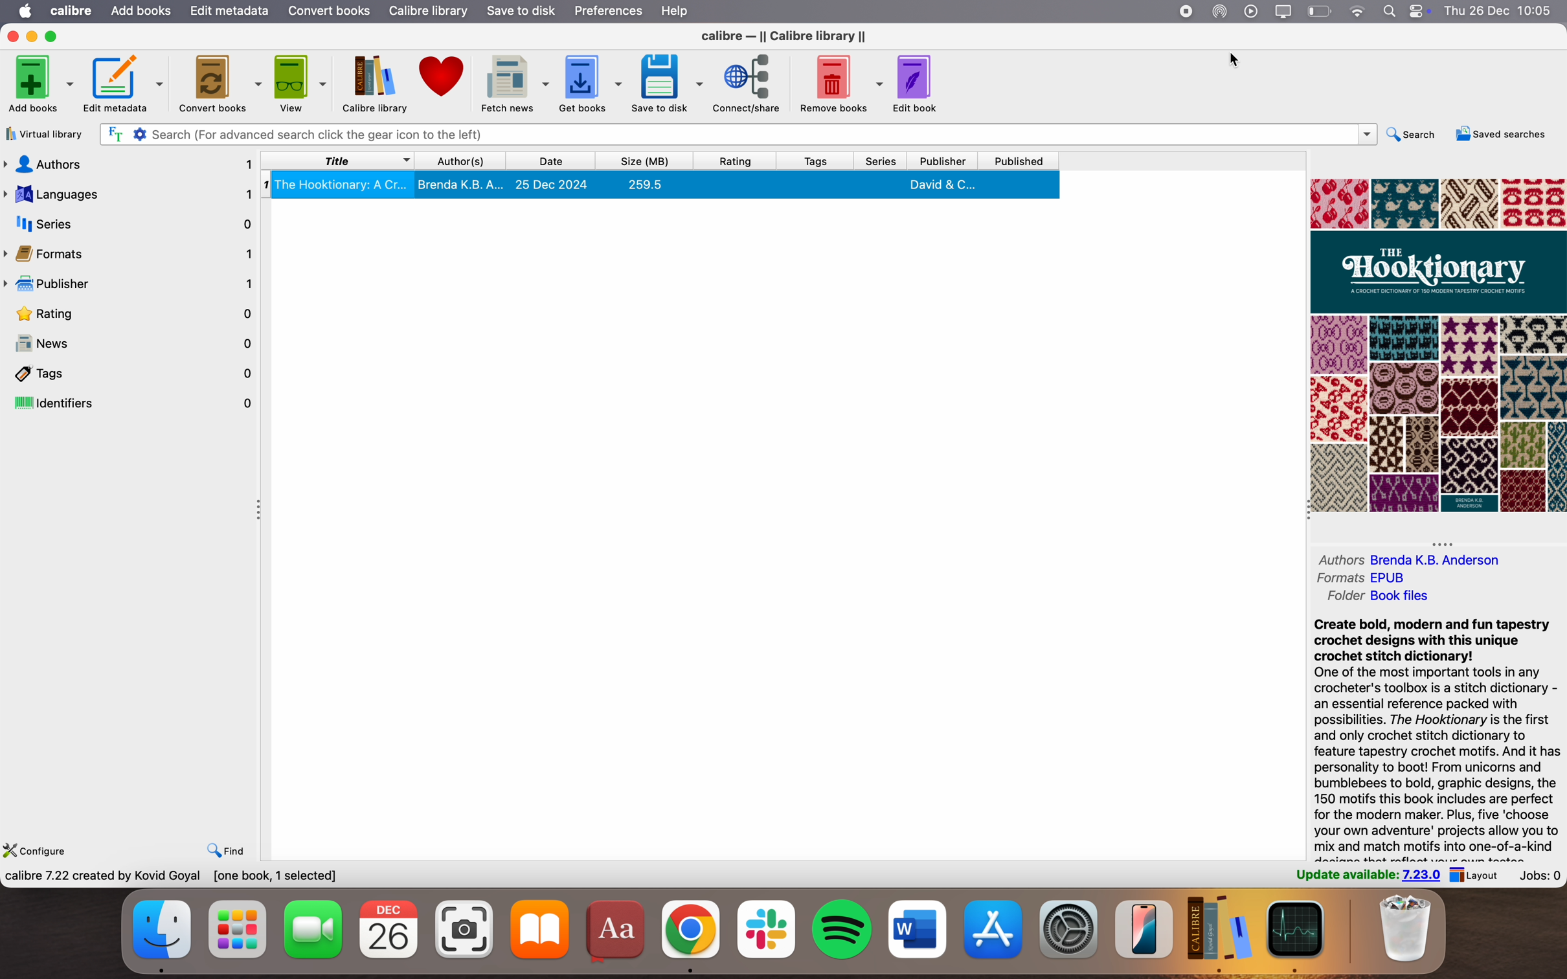  Describe the element at coordinates (130, 284) in the screenshot. I see `publisher` at that location.